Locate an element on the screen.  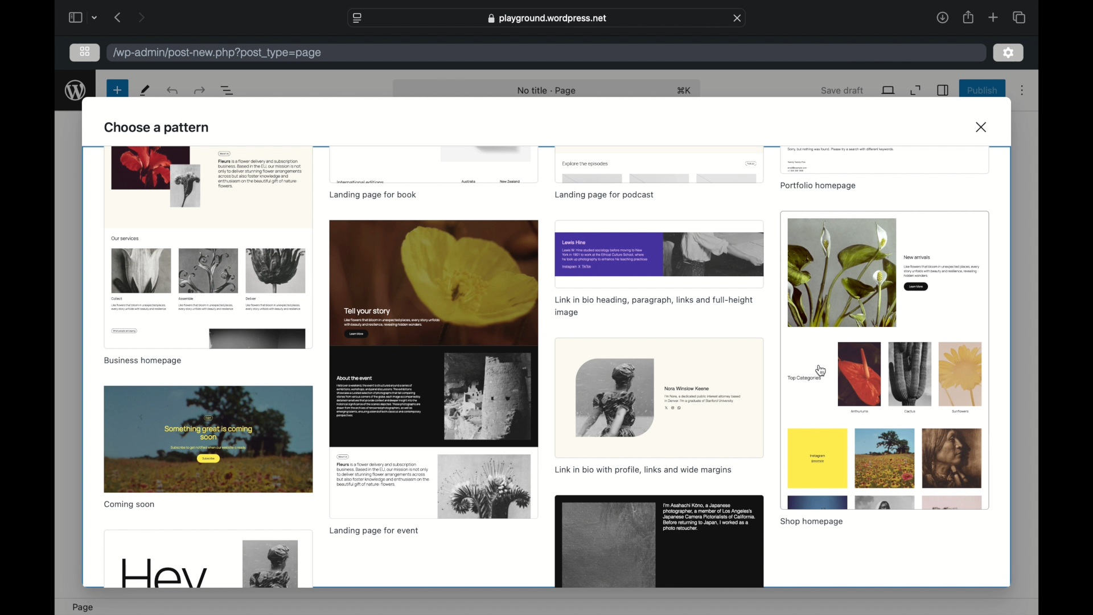
save draft is located at coordinates (843, 90).